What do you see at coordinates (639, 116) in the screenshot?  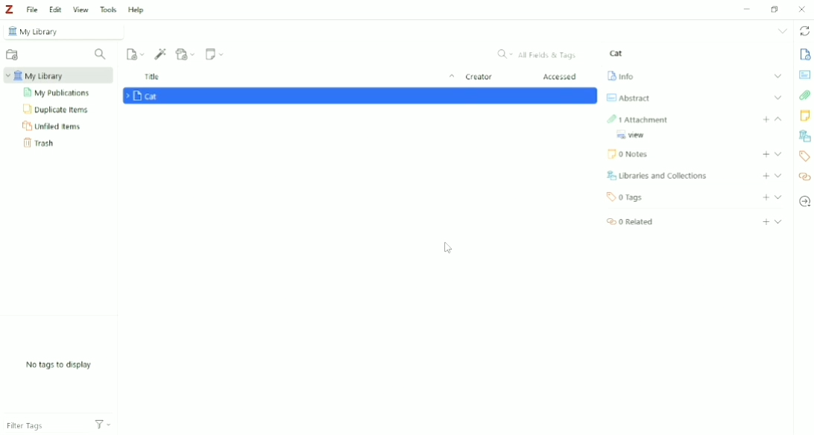 I see `Attachments` at bounding box center [639, 116].